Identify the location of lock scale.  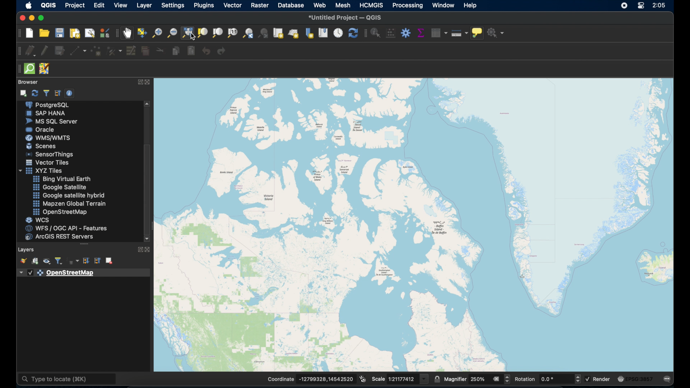
(437, 379).